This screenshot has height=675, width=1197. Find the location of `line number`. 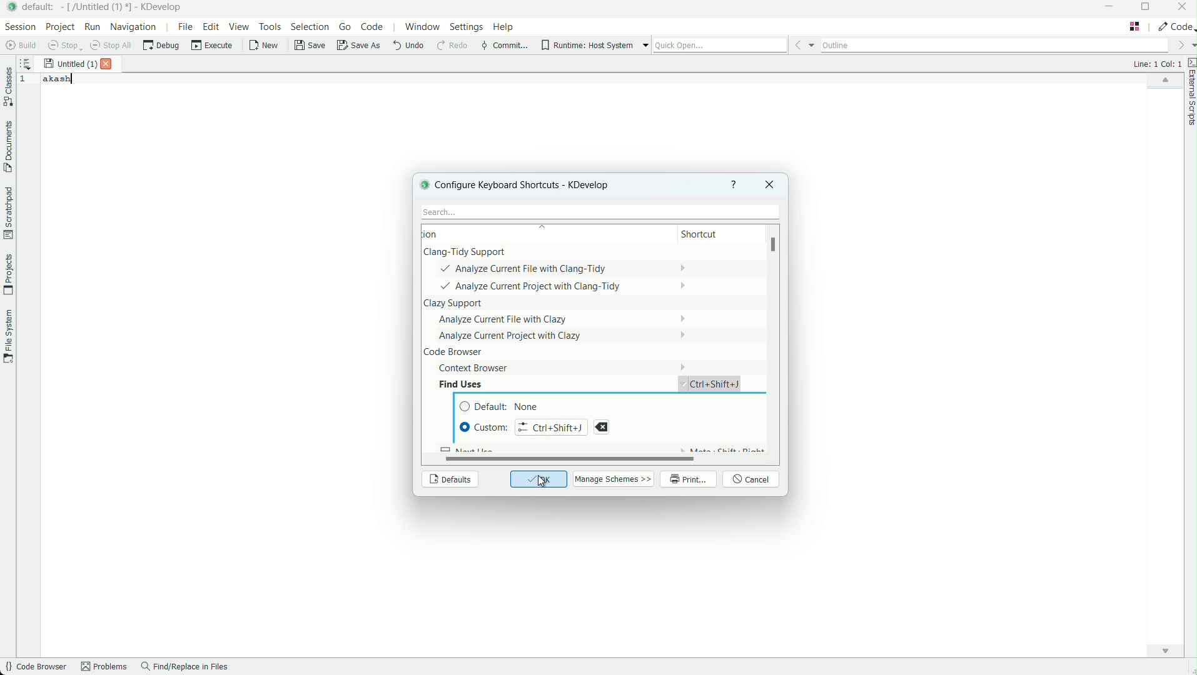

line number is located at coordinates (26, 80).